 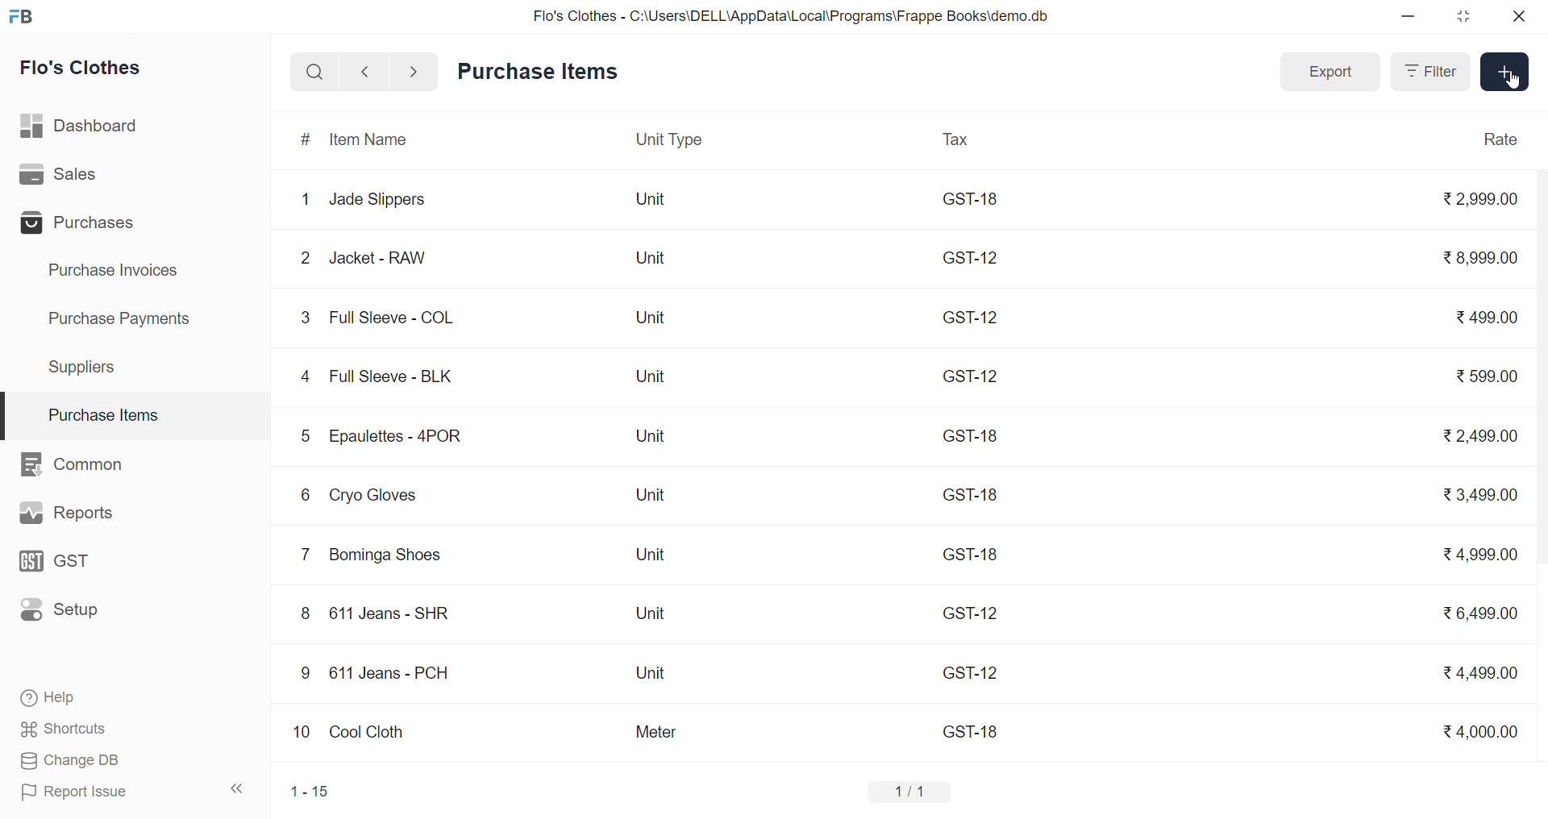 What do you see at coordinates (305, 555) in the screenshot?
I see `7` at bounding box center [305, 555].